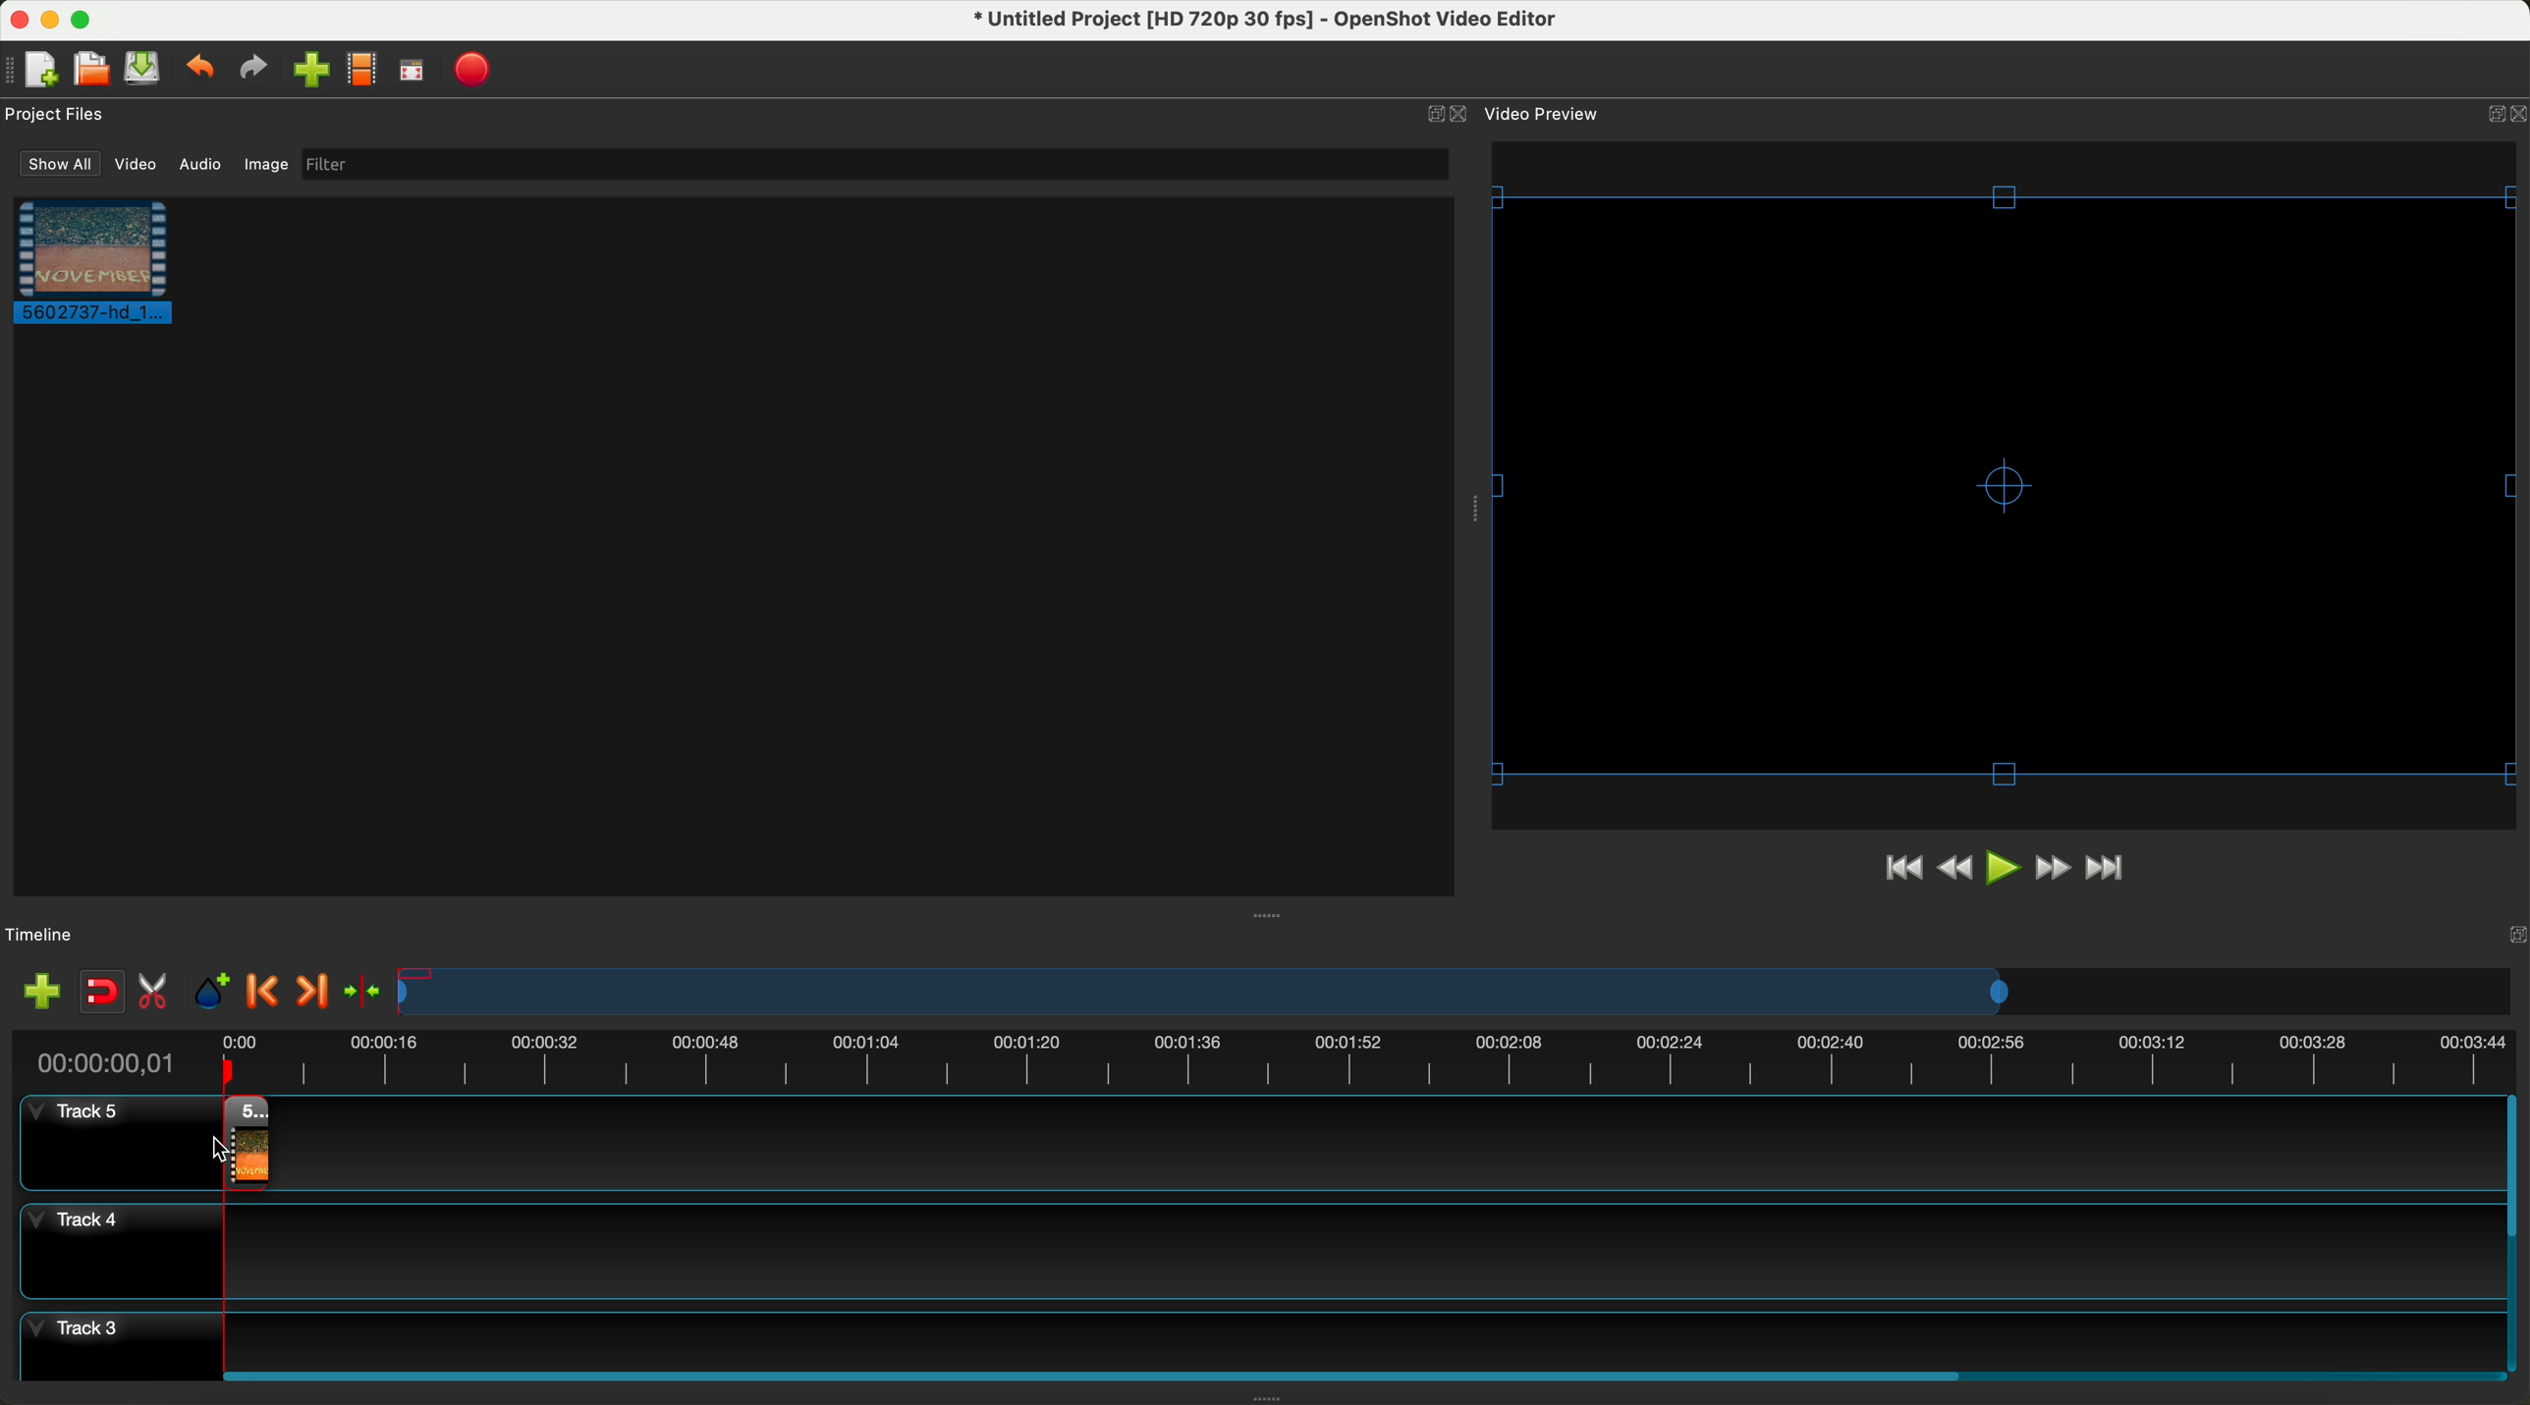 The width and height of the screenshot is (2530, 1405). Describe the element at coordinates (410, 71) in the screenshot. I see `fullscreen` at that location.